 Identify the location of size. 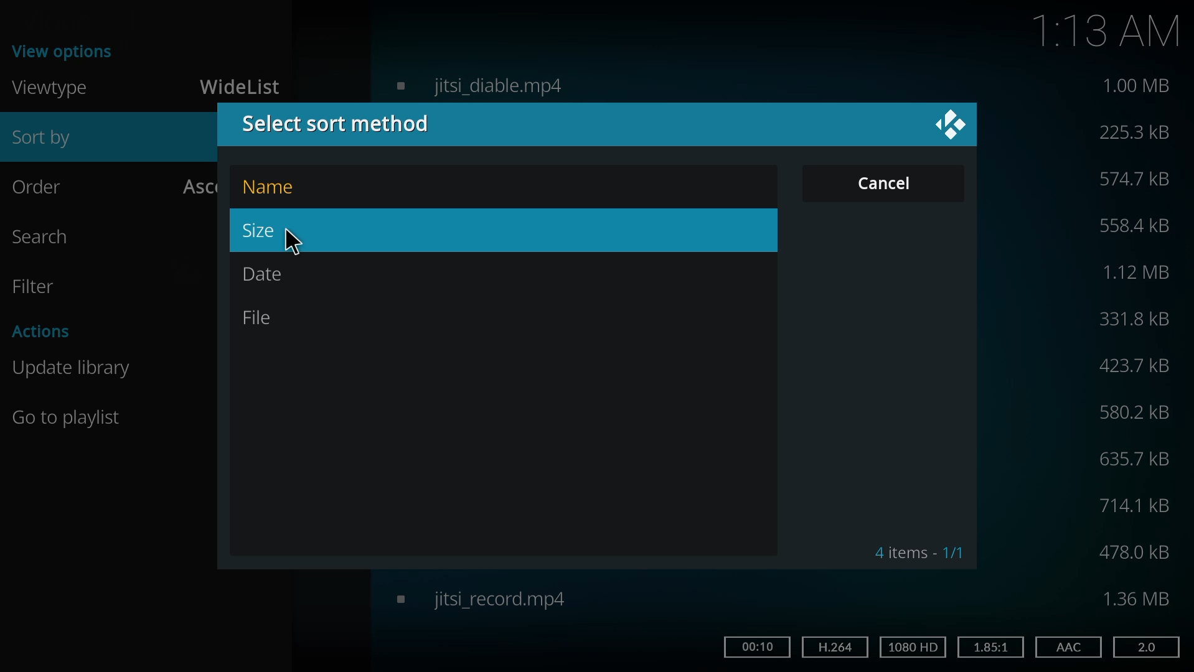
(1138, 130).